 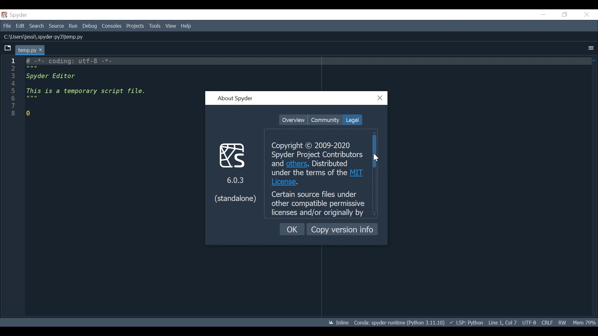 I want to click on Inline, so click(x=336, y=323).